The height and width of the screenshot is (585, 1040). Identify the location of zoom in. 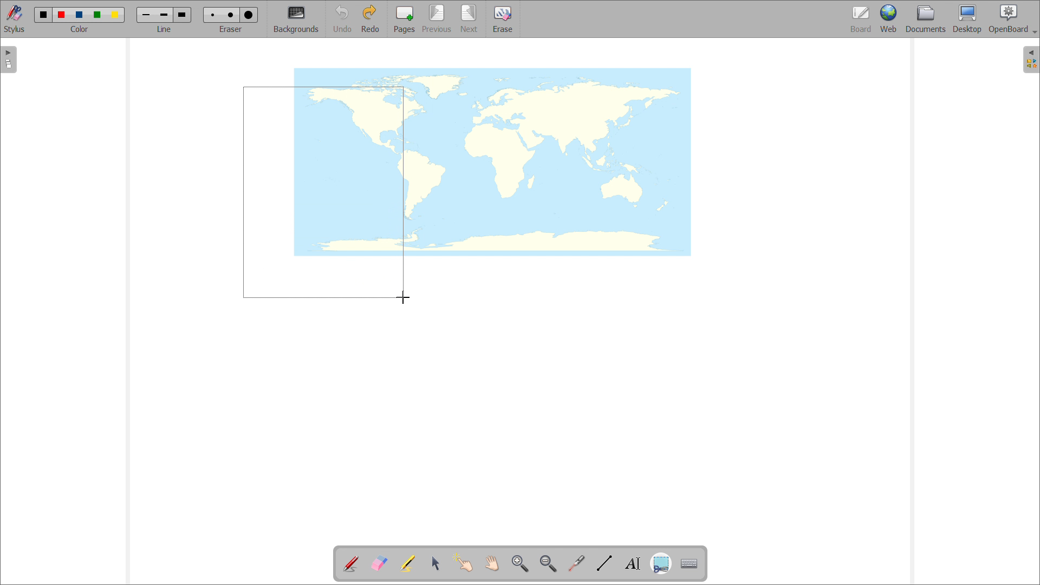
(520, 564).